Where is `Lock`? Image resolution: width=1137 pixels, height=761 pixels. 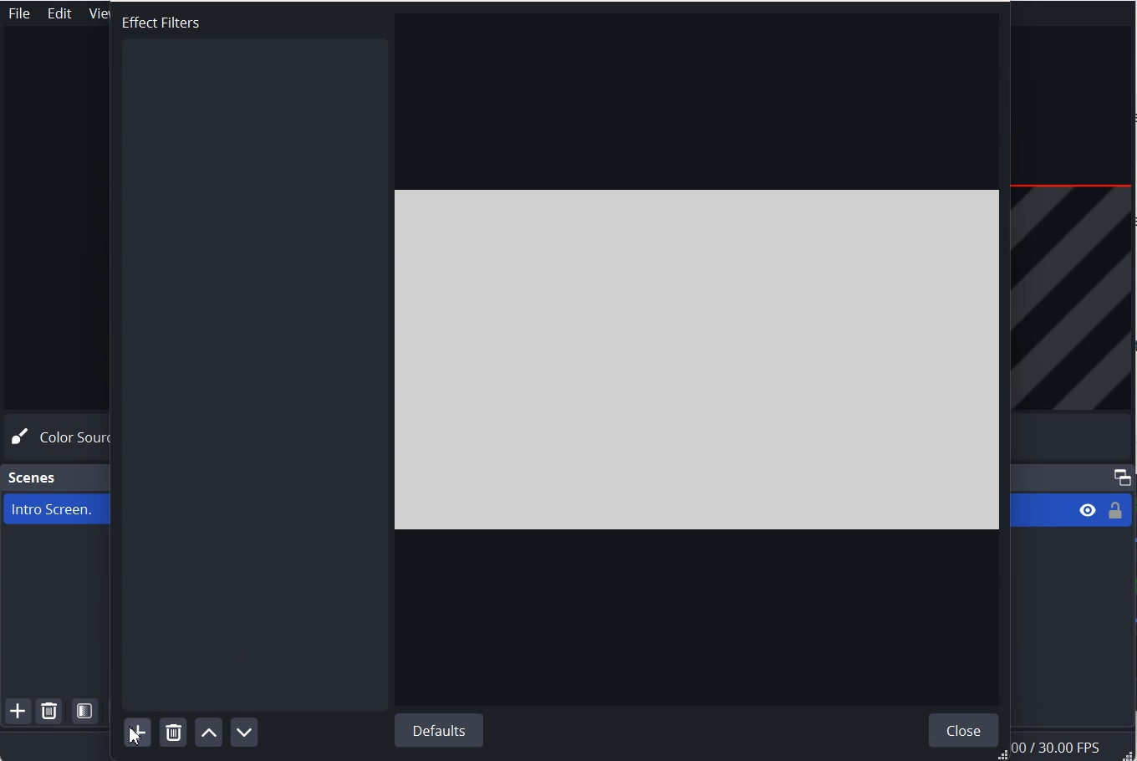 Lock is located at coordinates (1115, 510).